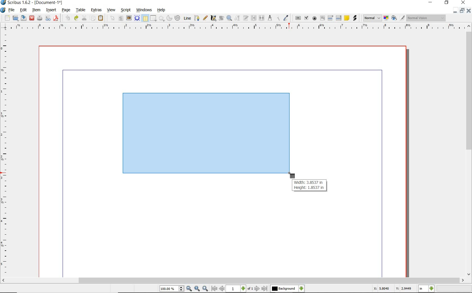 The width and height of the screenshot is (472, 293). I want to click on select, so click(114, 19).